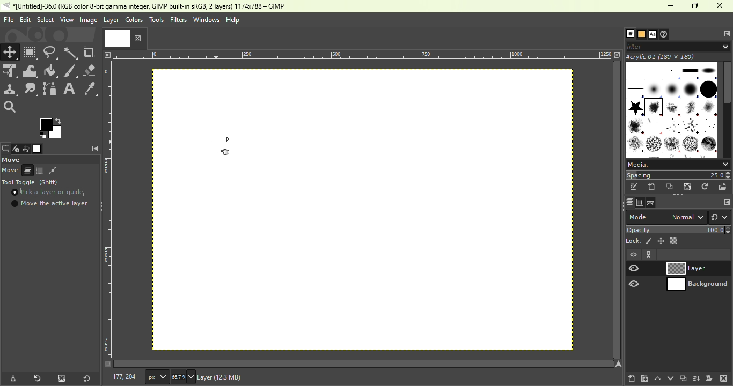 The image size is (733, 386). Describe the element at coordinates (91, 53) in the screenshot. I see `Crop tool` at that location.